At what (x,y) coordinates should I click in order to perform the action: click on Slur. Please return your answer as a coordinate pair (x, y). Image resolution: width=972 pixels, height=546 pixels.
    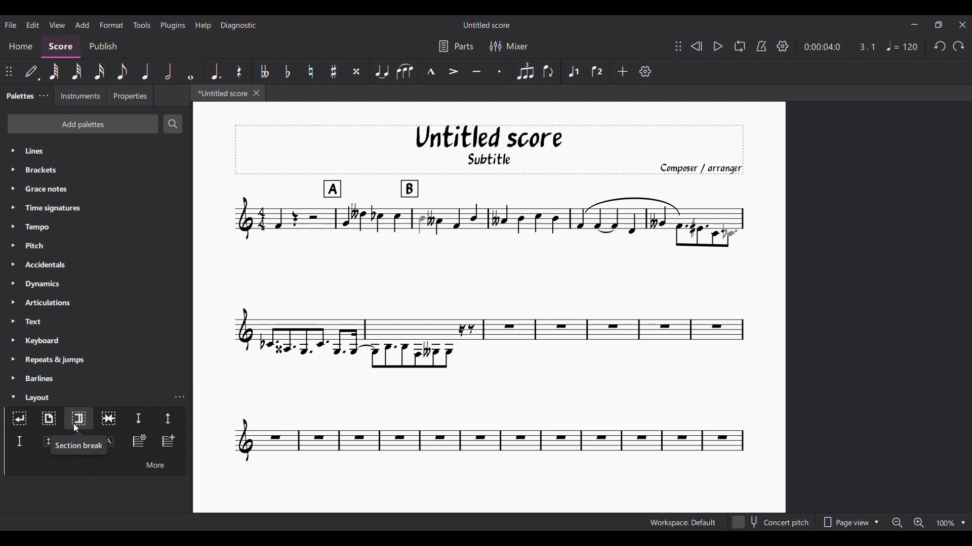
    Looking at the image, I should click on (405, 71).